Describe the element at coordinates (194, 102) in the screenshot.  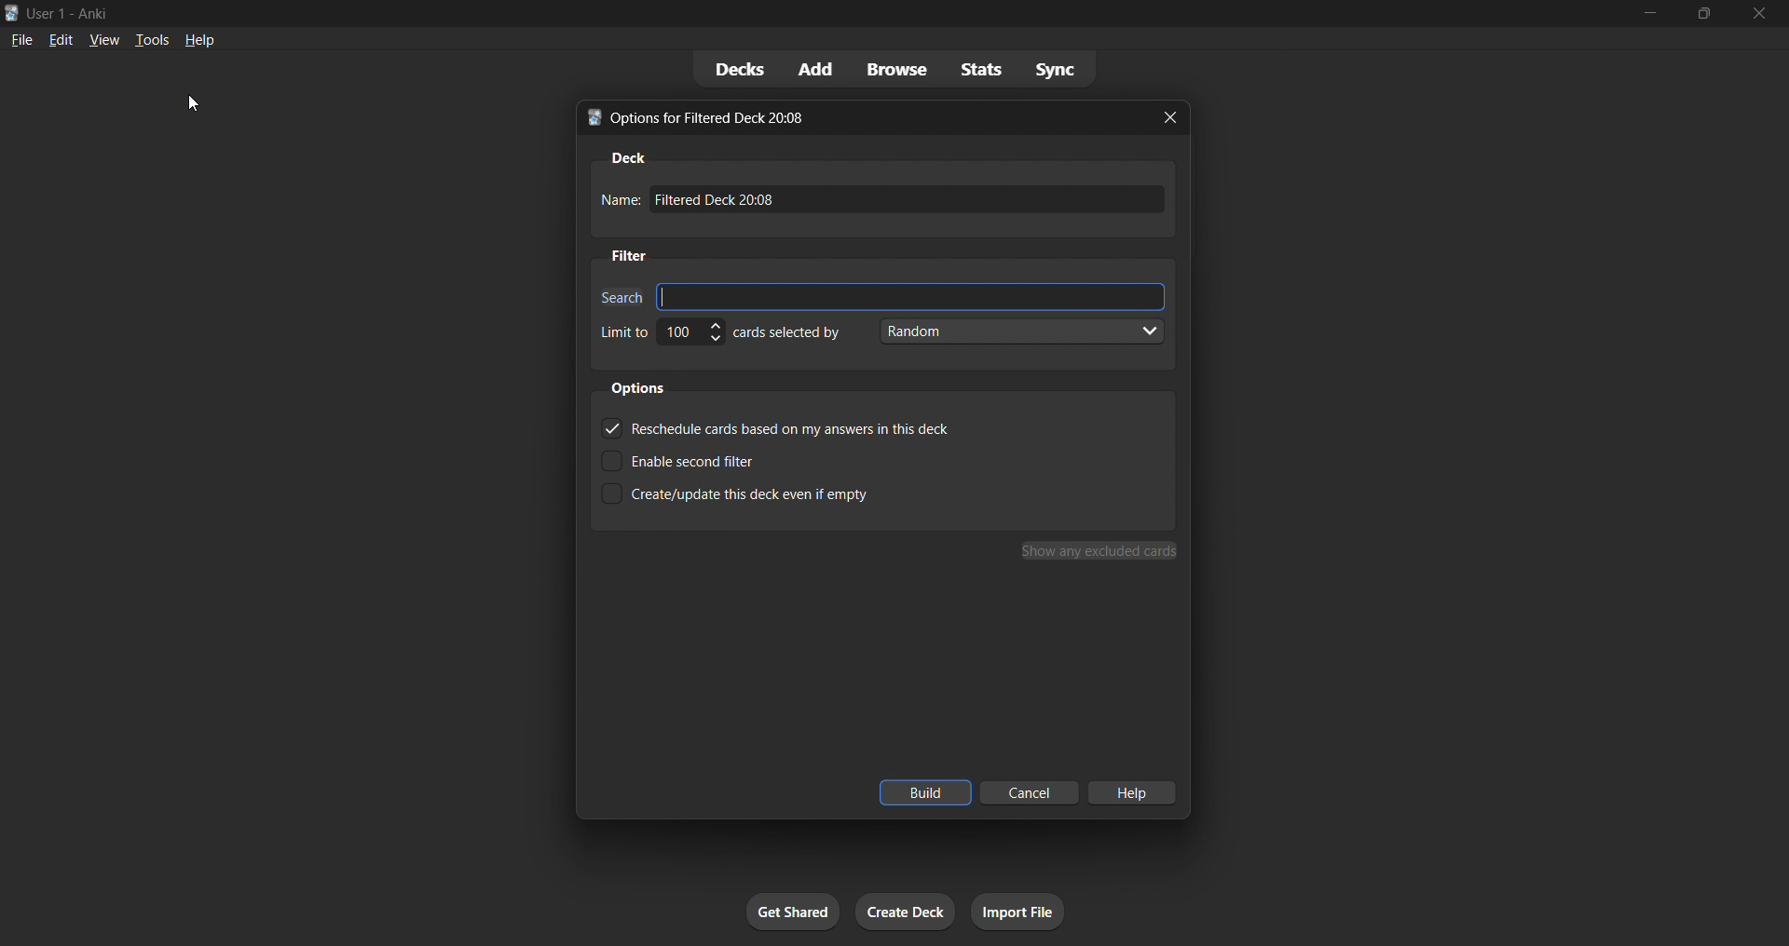
I see `Cursor` at that location.